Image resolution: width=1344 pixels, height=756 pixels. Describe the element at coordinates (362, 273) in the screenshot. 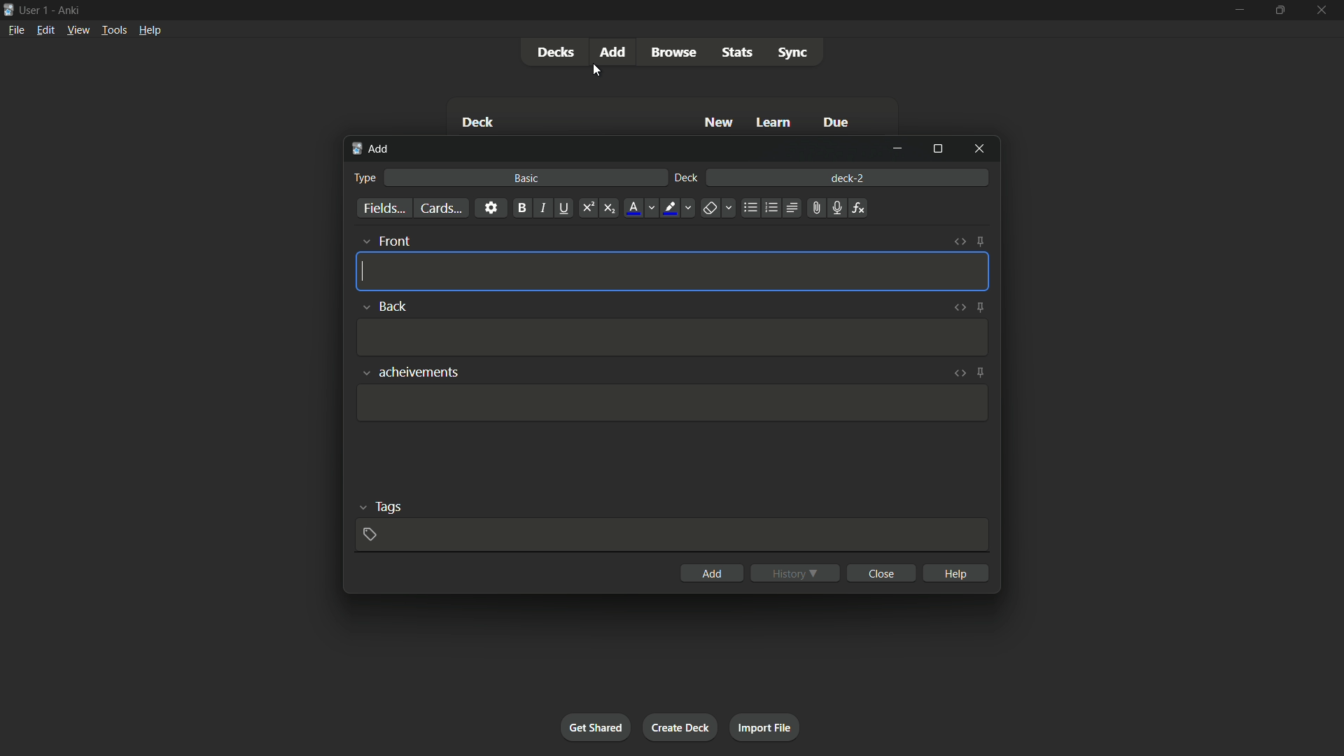

I see `cursor` at that location.